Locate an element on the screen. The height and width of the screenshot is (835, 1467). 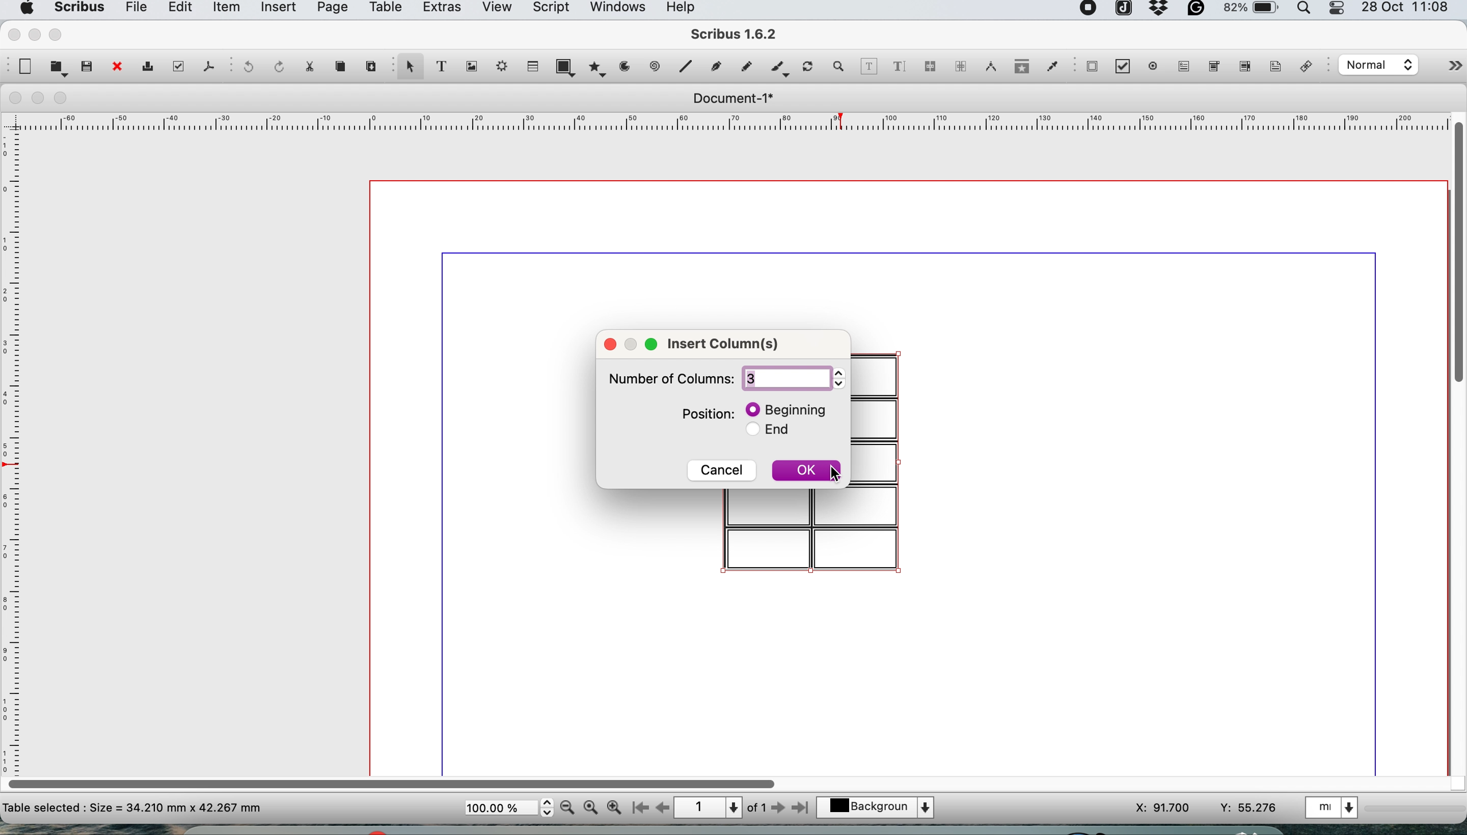
close is located at coordinates (13, 98).